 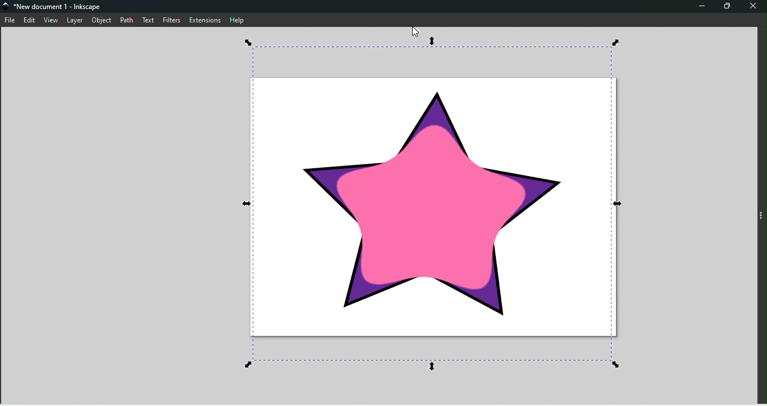 I want to click on cursor, so click(x=415, y=30).